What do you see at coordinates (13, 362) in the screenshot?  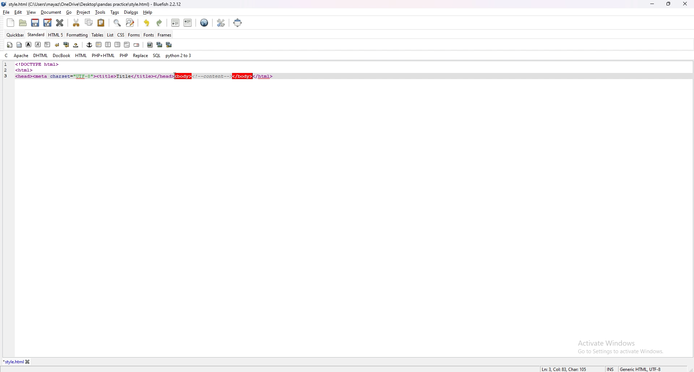 I see `tab` at bounding box center [13, 362].